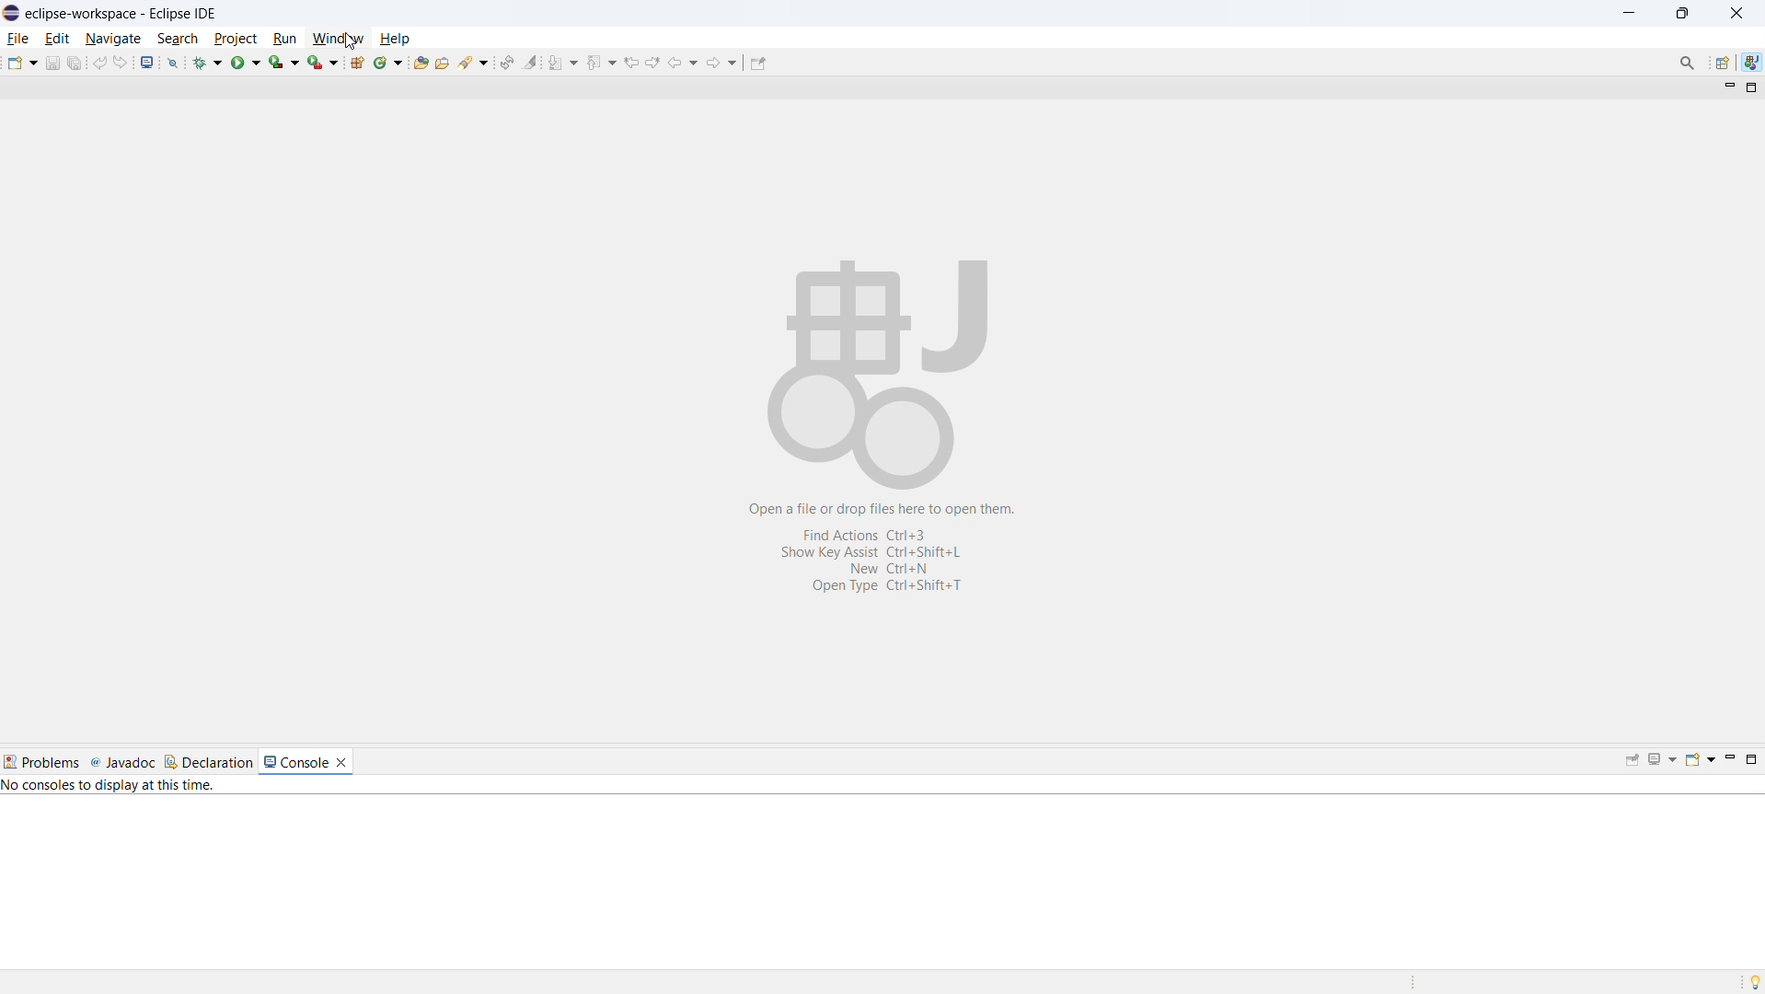 This screenshot has height=994, width=1765. I want to click on minimize, so click(1629, 14).